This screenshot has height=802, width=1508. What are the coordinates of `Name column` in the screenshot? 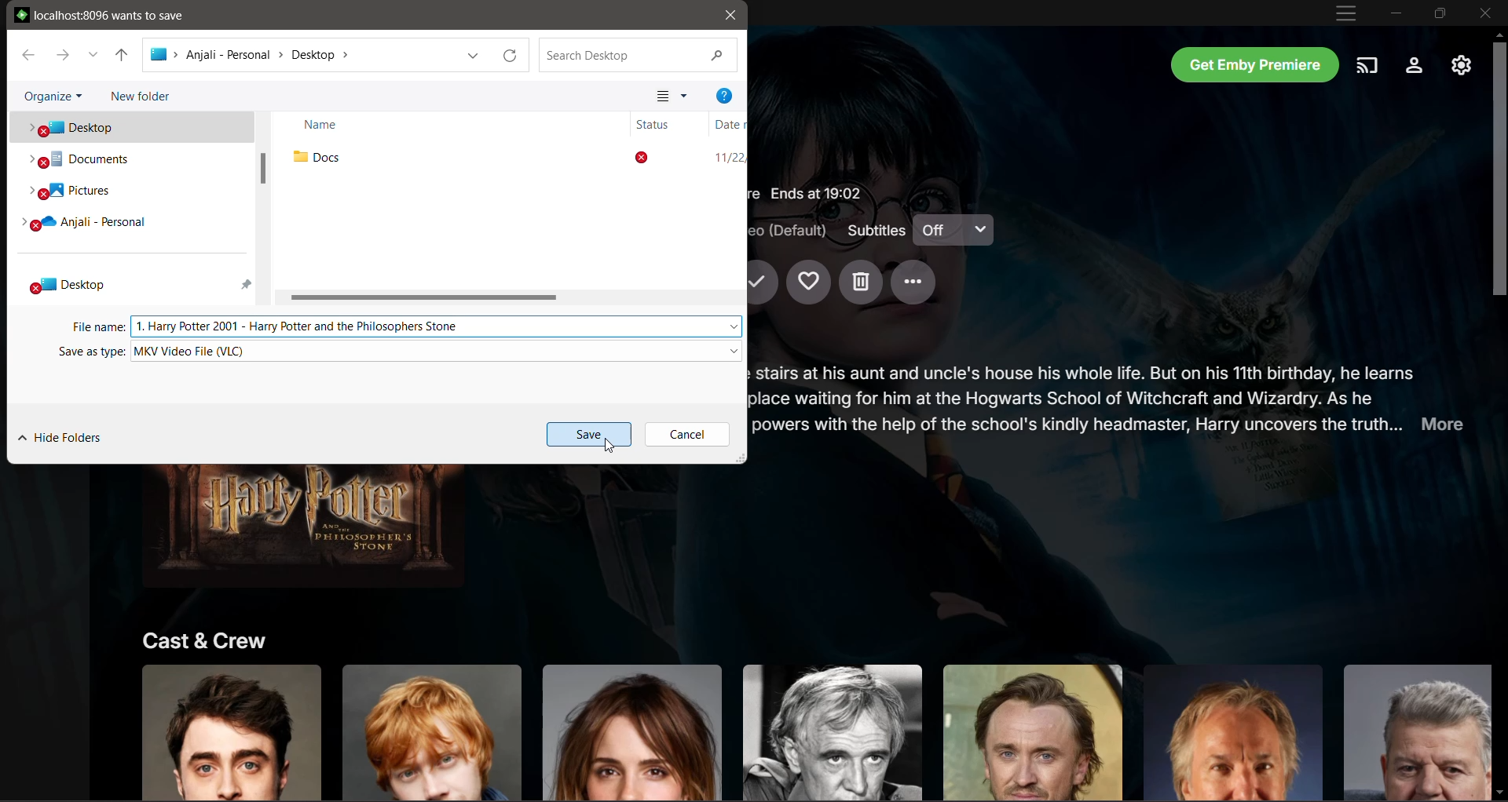 It's located at (395, 123).